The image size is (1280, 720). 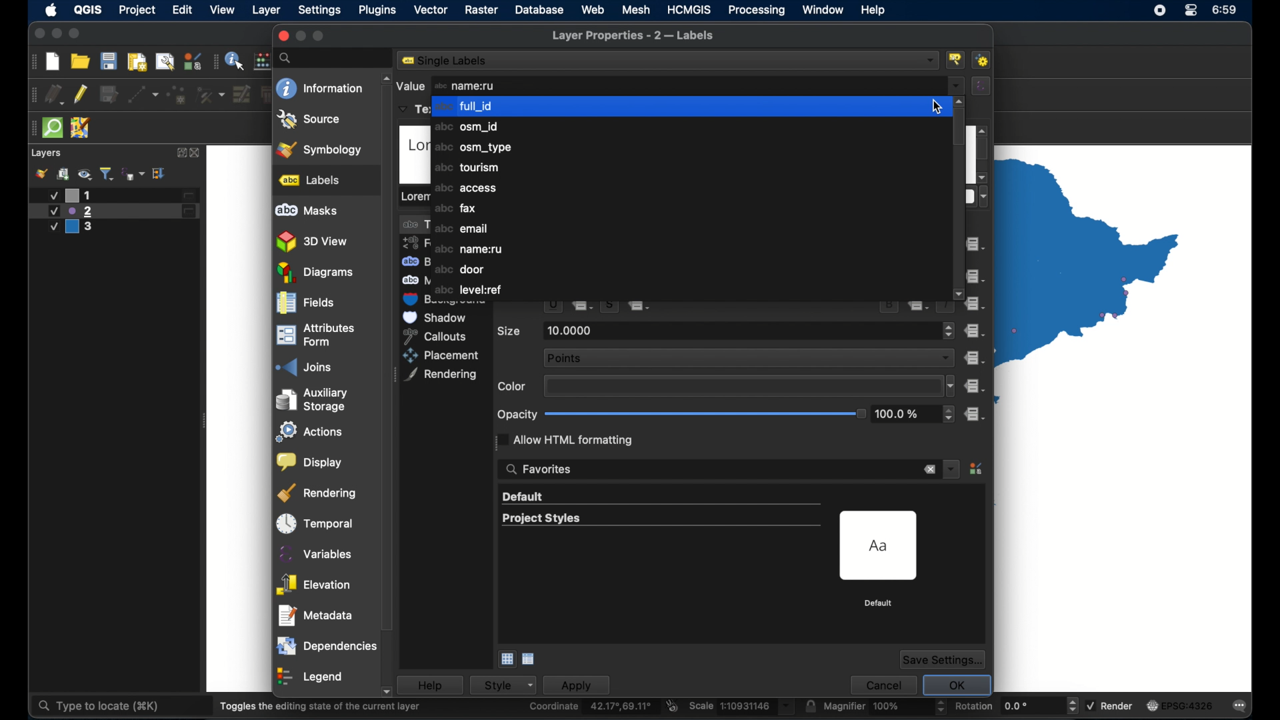 I want to click on cursor, so click(x=937, y=108).